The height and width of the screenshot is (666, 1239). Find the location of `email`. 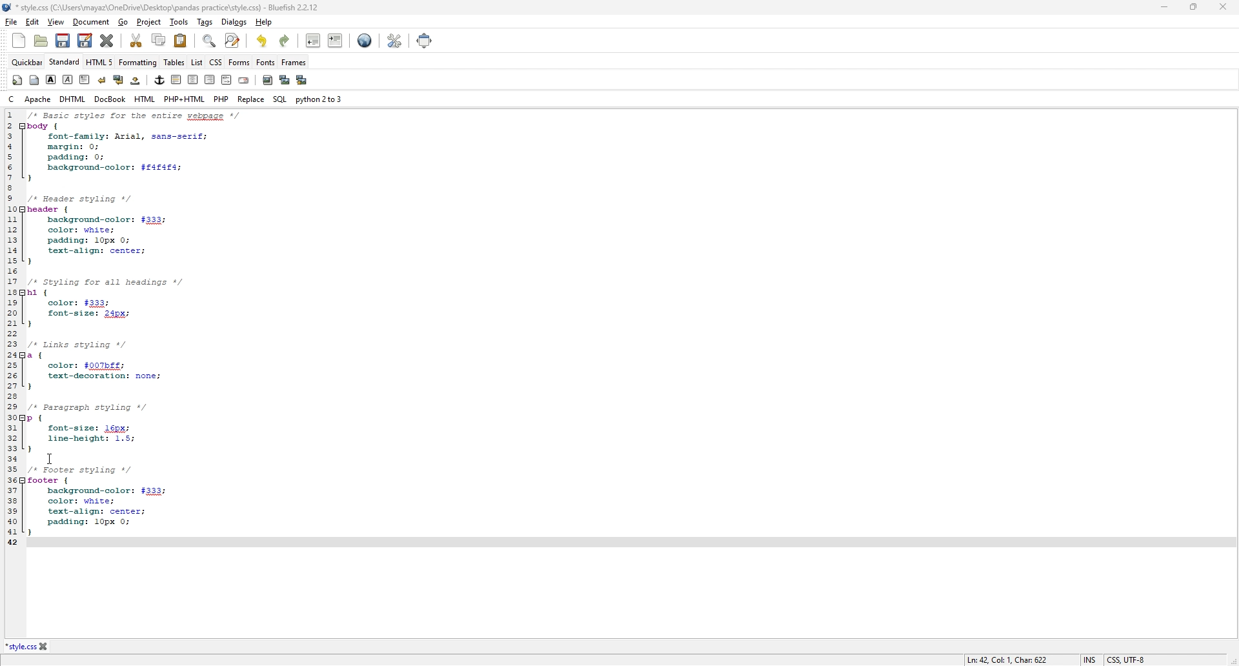

email is located at coordinates (244, 80).